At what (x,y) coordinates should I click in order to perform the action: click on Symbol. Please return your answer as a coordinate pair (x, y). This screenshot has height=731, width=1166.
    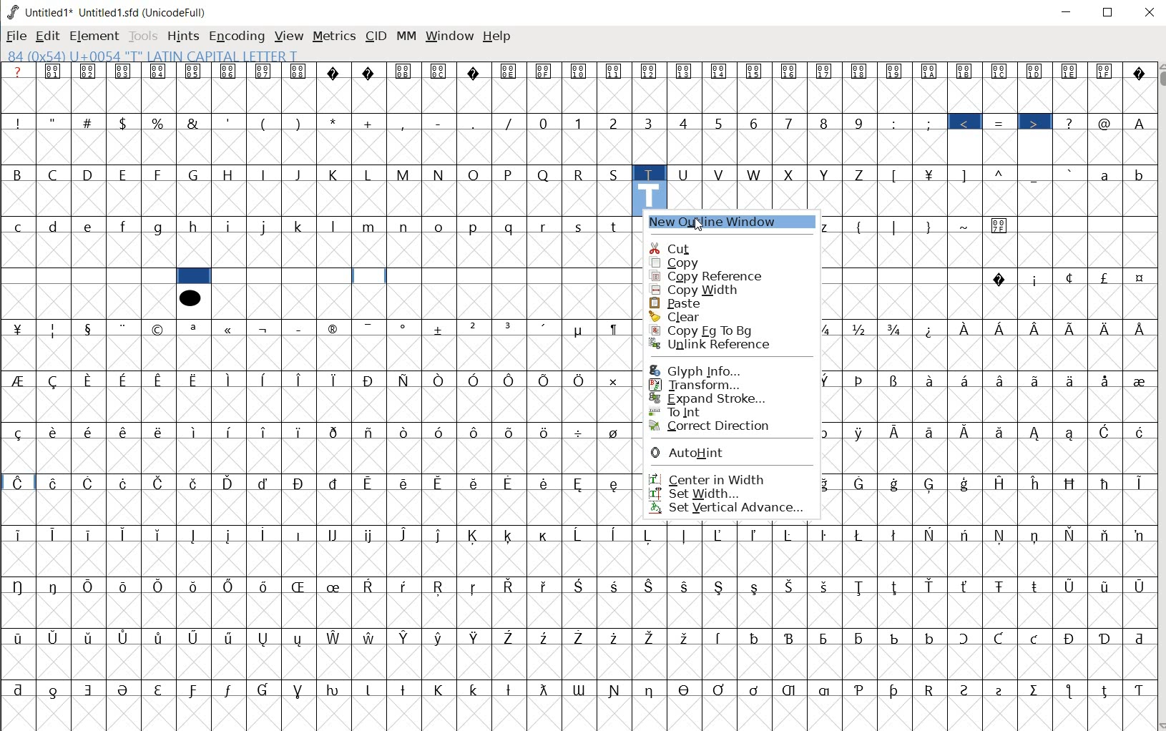
    Looking at the image, I should click on (929, 637).